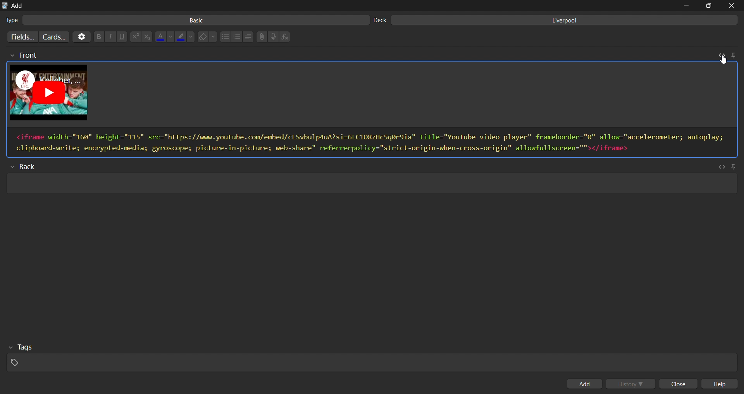 This screenshot has height=394, width=744. Describe the element at coordinates (146, 37) in the screenshot. I see `subscript` at that location.